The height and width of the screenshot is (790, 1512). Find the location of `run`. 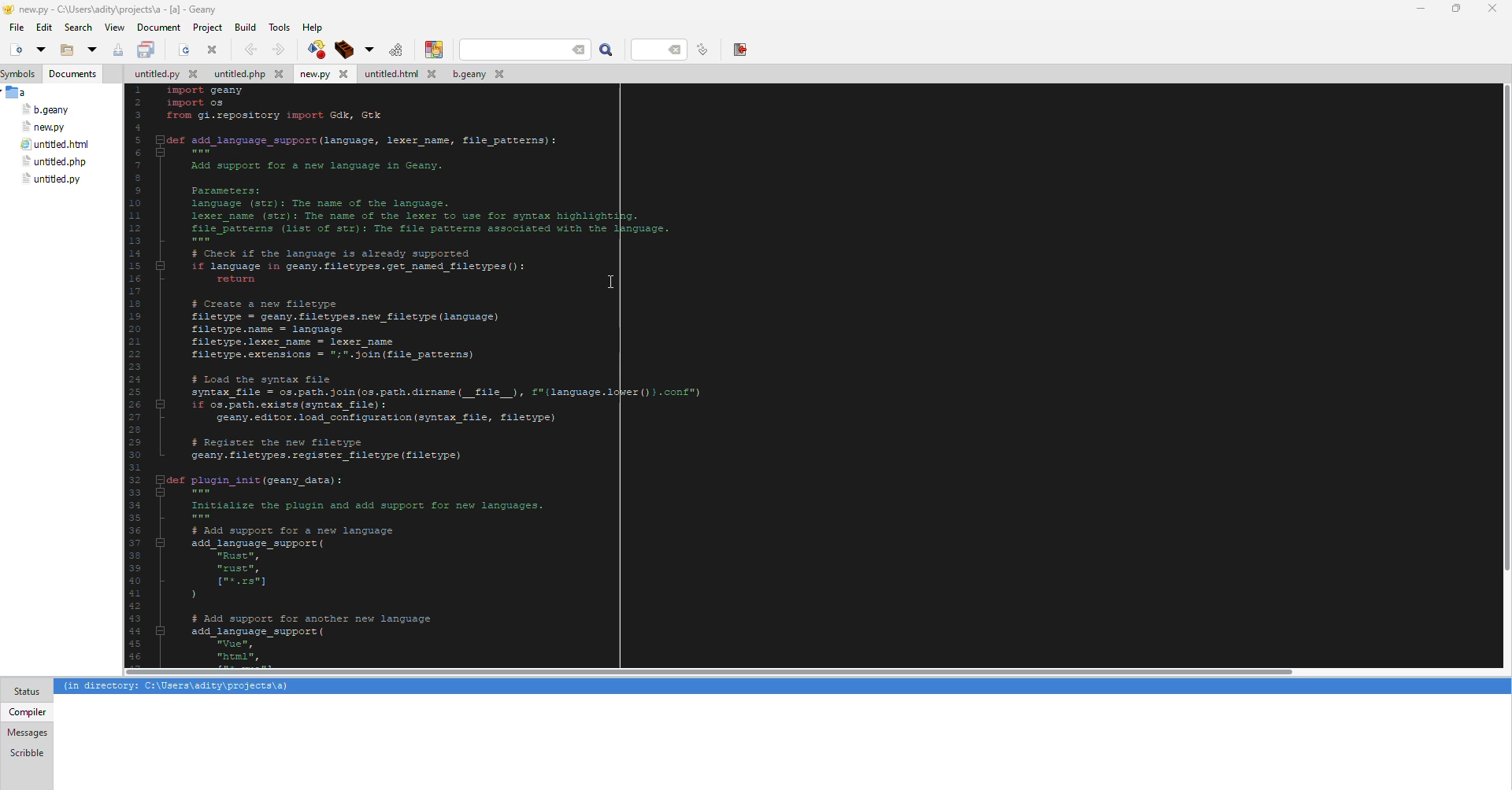

run is located at coordinates (395, 50).